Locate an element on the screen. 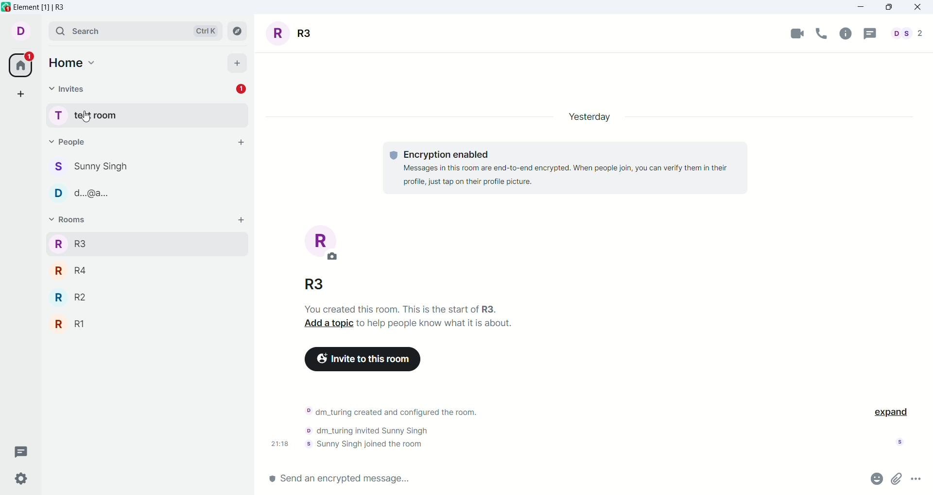 This screenshot has height=495, width=933. R2 is located at coordinates (145, 296).